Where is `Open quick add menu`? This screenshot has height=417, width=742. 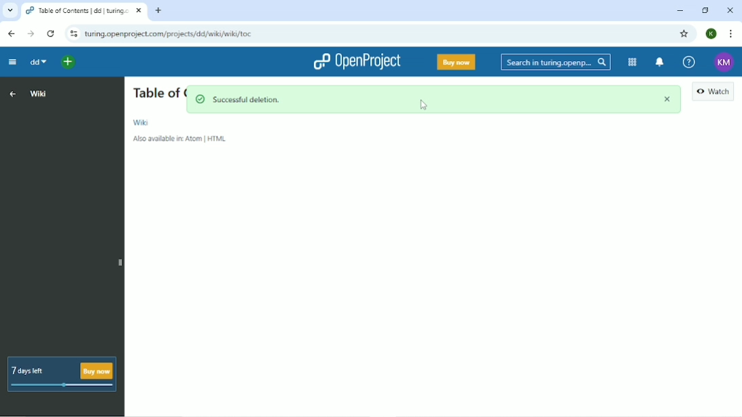
Open quick add menu is located at coordinates (65, 64).